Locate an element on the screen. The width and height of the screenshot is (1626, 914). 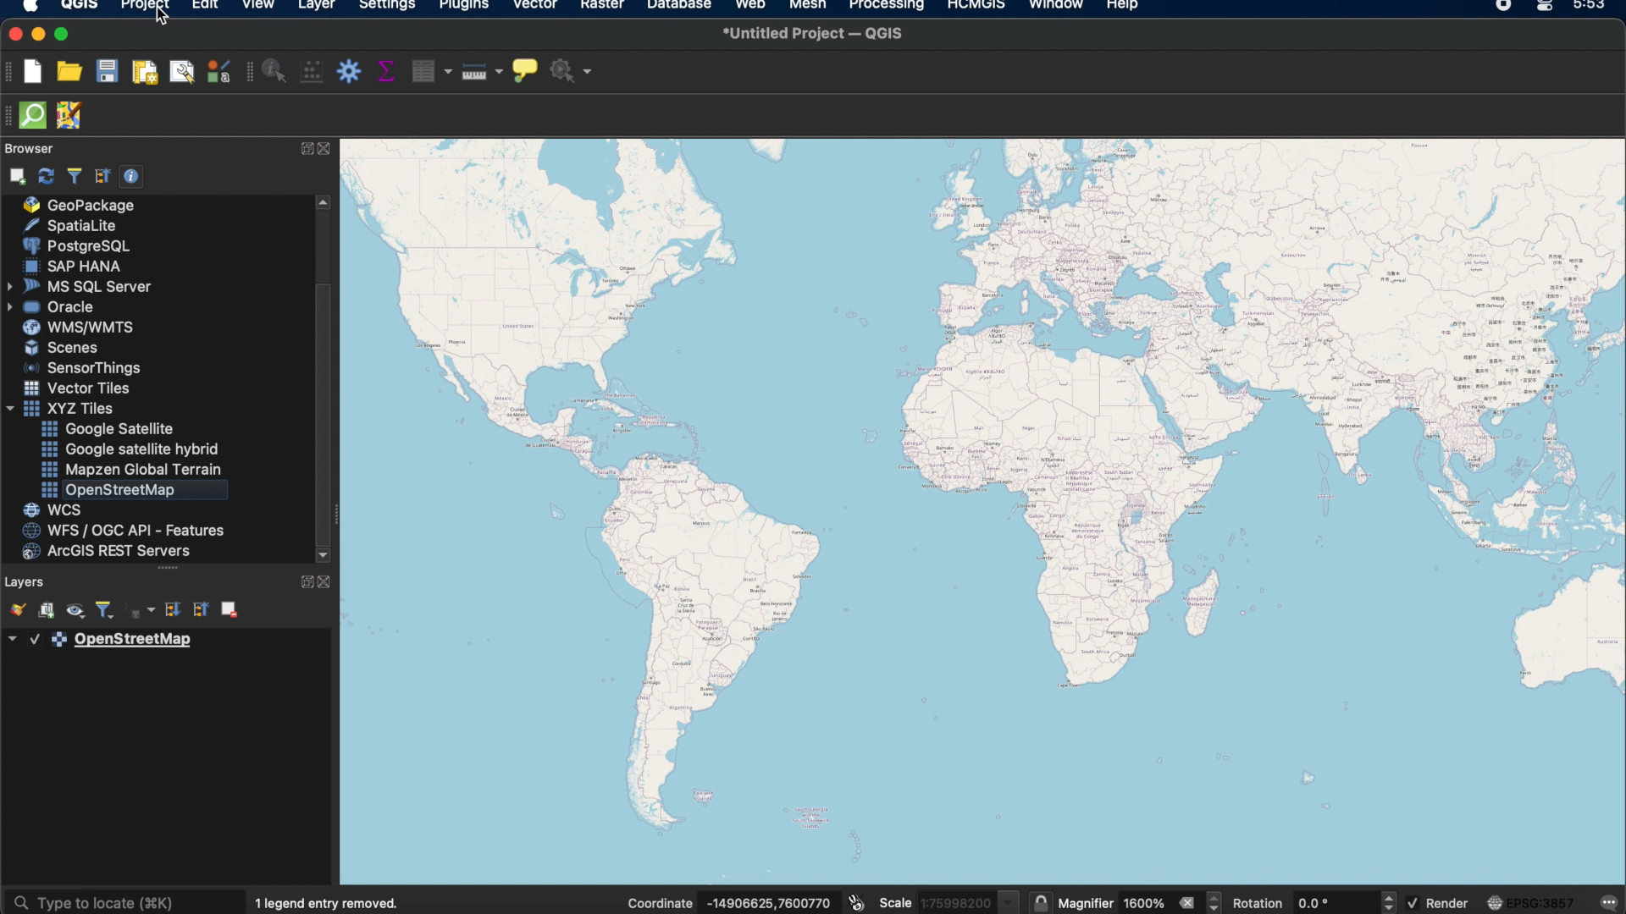
manage map themes is located at coordinates (77, 611).